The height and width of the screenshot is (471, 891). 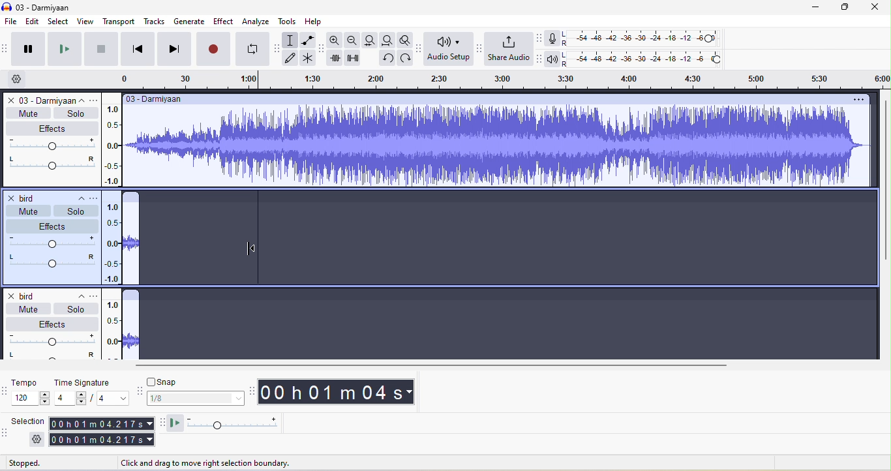 I want to click on solo, so click(x=74, y=114).